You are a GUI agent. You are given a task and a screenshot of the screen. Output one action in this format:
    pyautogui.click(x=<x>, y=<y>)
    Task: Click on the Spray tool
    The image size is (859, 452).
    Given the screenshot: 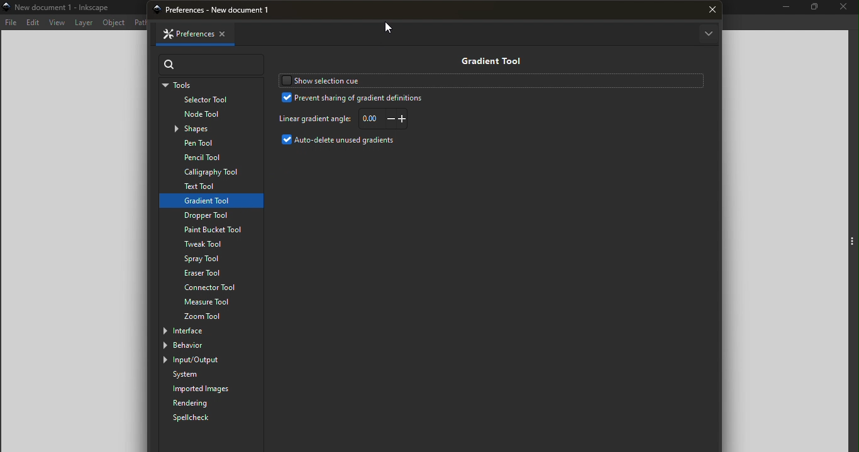 What is the action you would take?
    pyautogui.click(x=206, y=259)
    